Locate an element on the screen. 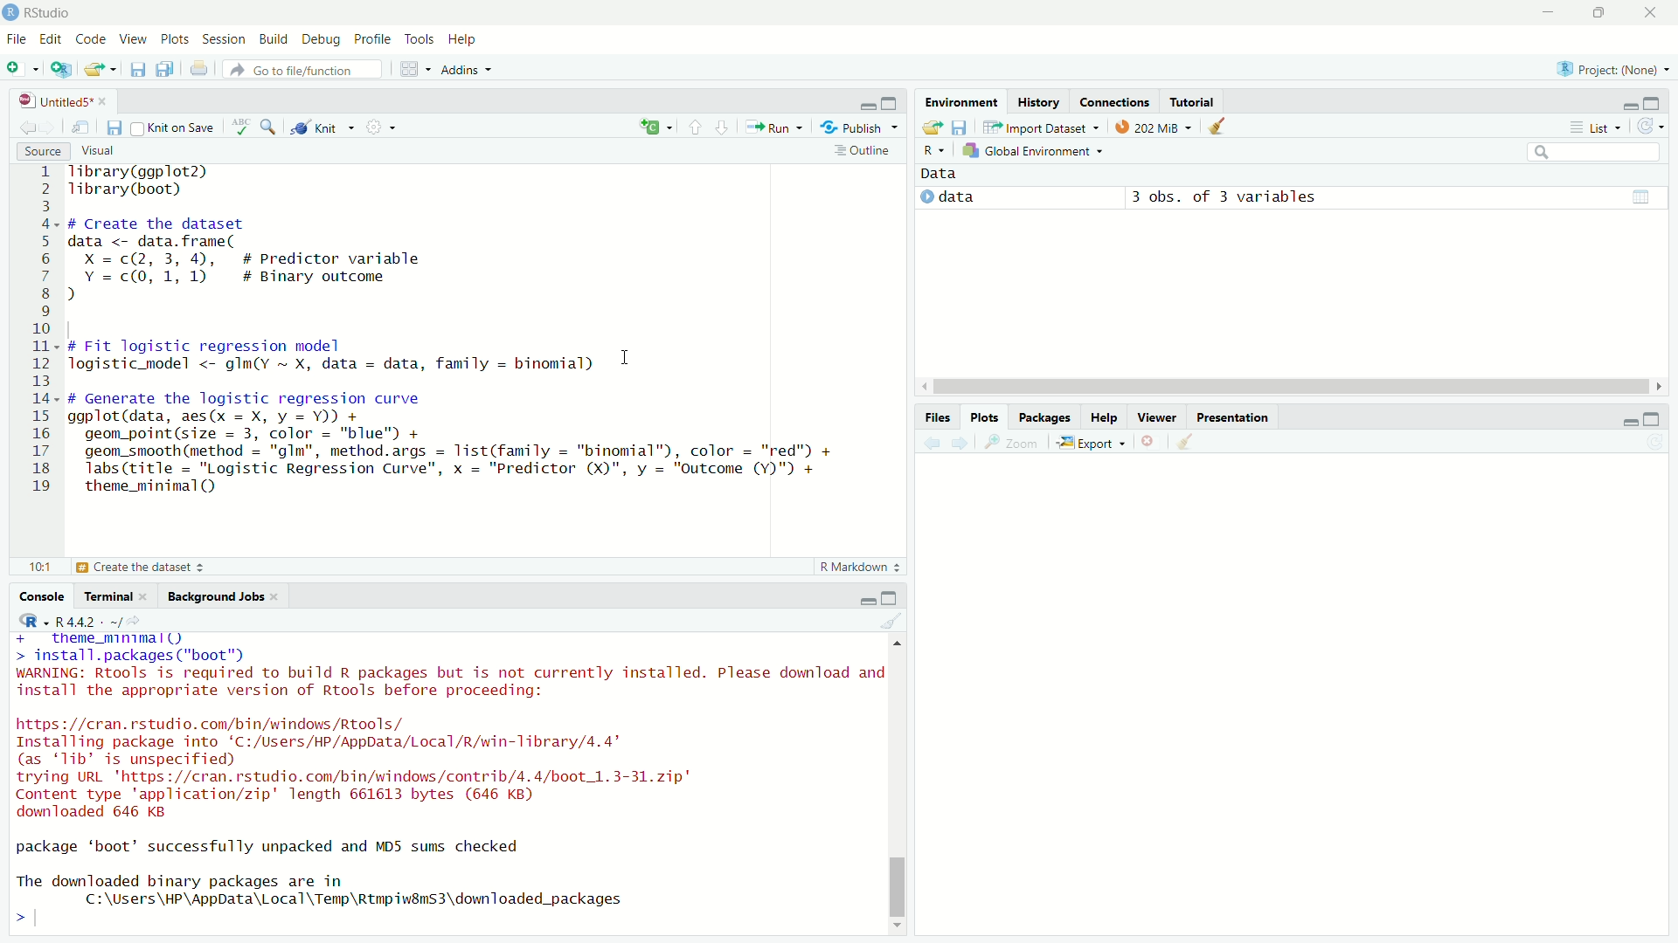  Code is located at coordinates (88, 38).